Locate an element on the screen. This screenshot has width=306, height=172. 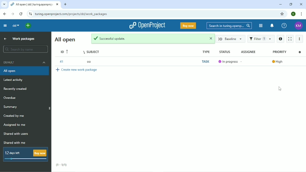
Work packages is located at coordinates (24, 39).